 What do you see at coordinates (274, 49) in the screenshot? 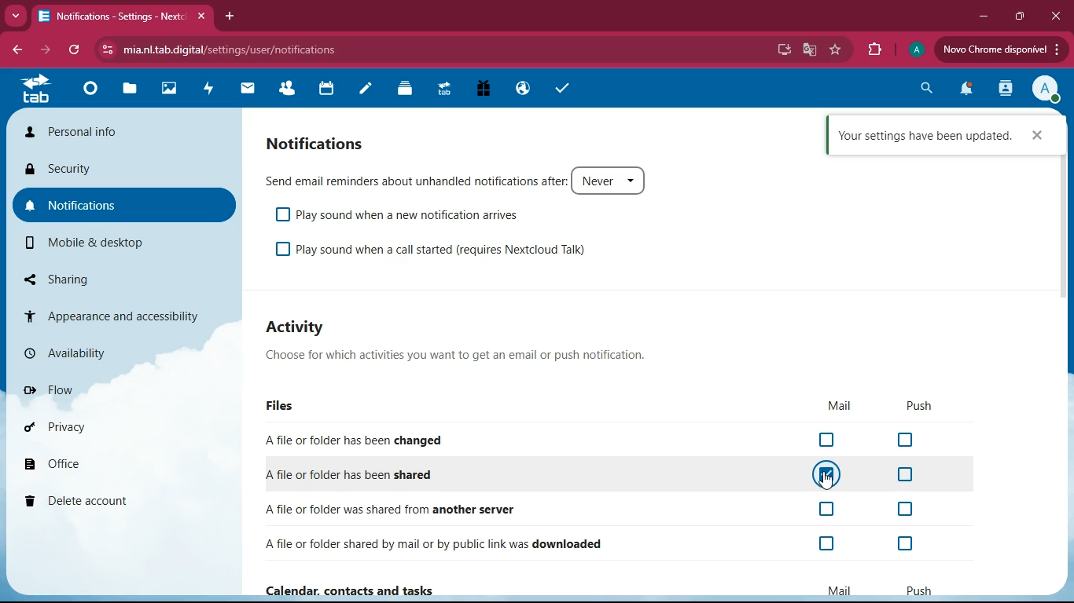
I see `url` at bounding box center [274, 49].